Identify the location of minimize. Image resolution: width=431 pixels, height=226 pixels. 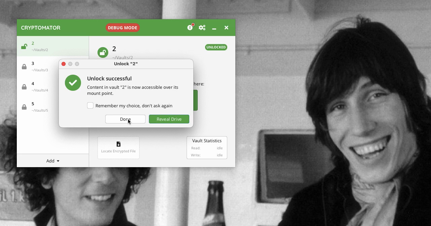
(70, 64).